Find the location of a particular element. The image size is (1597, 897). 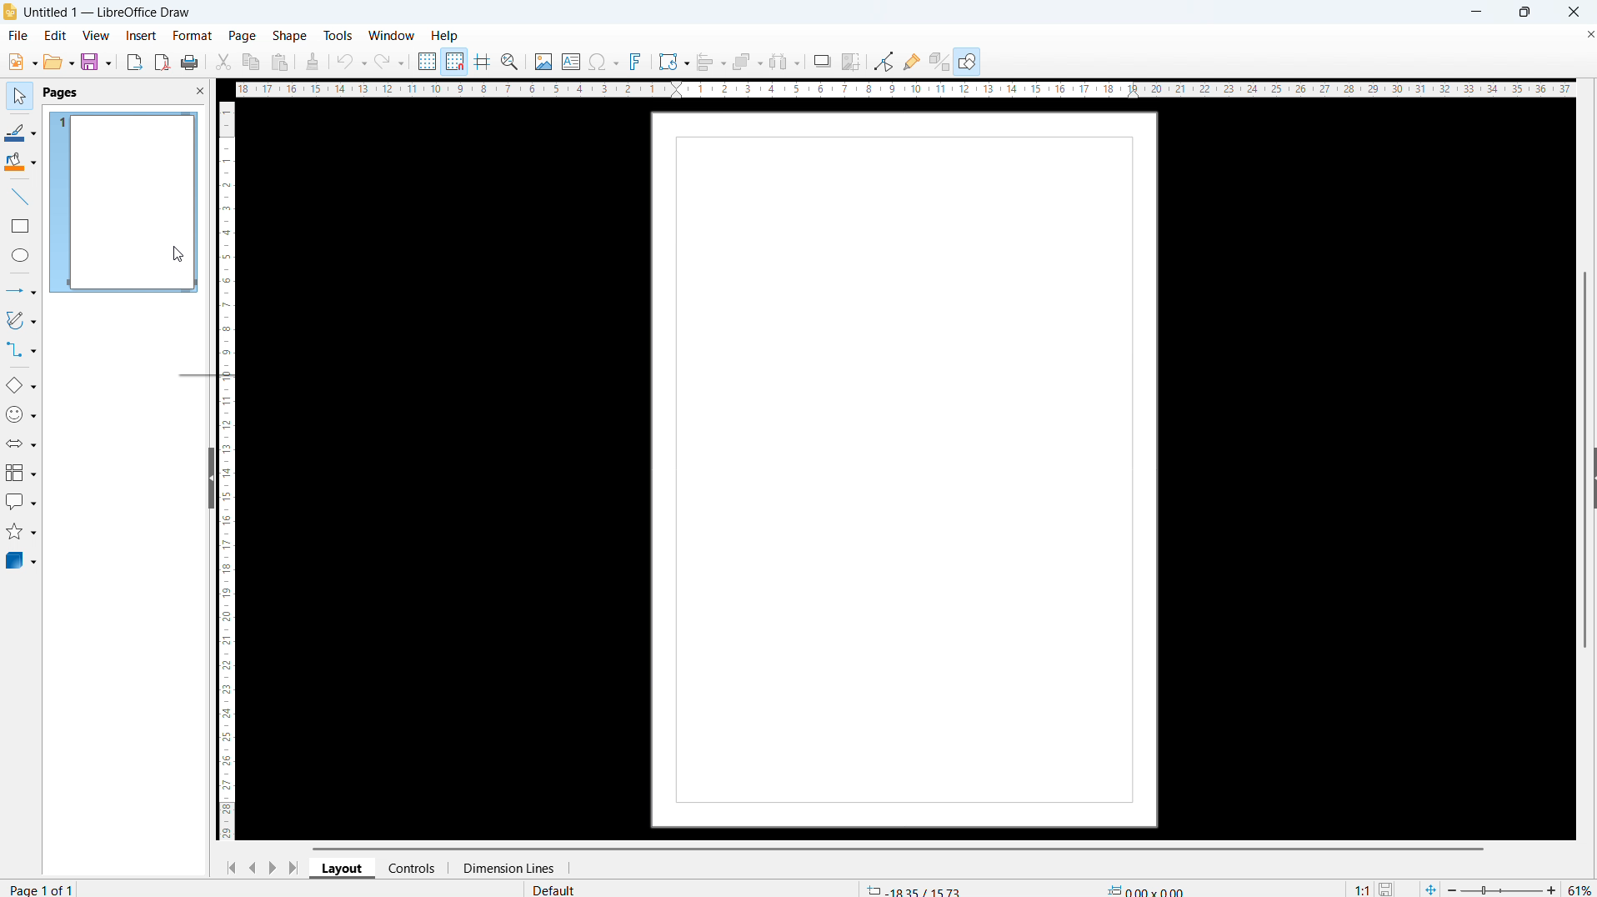

display grid is located at coordinates (426, 61).